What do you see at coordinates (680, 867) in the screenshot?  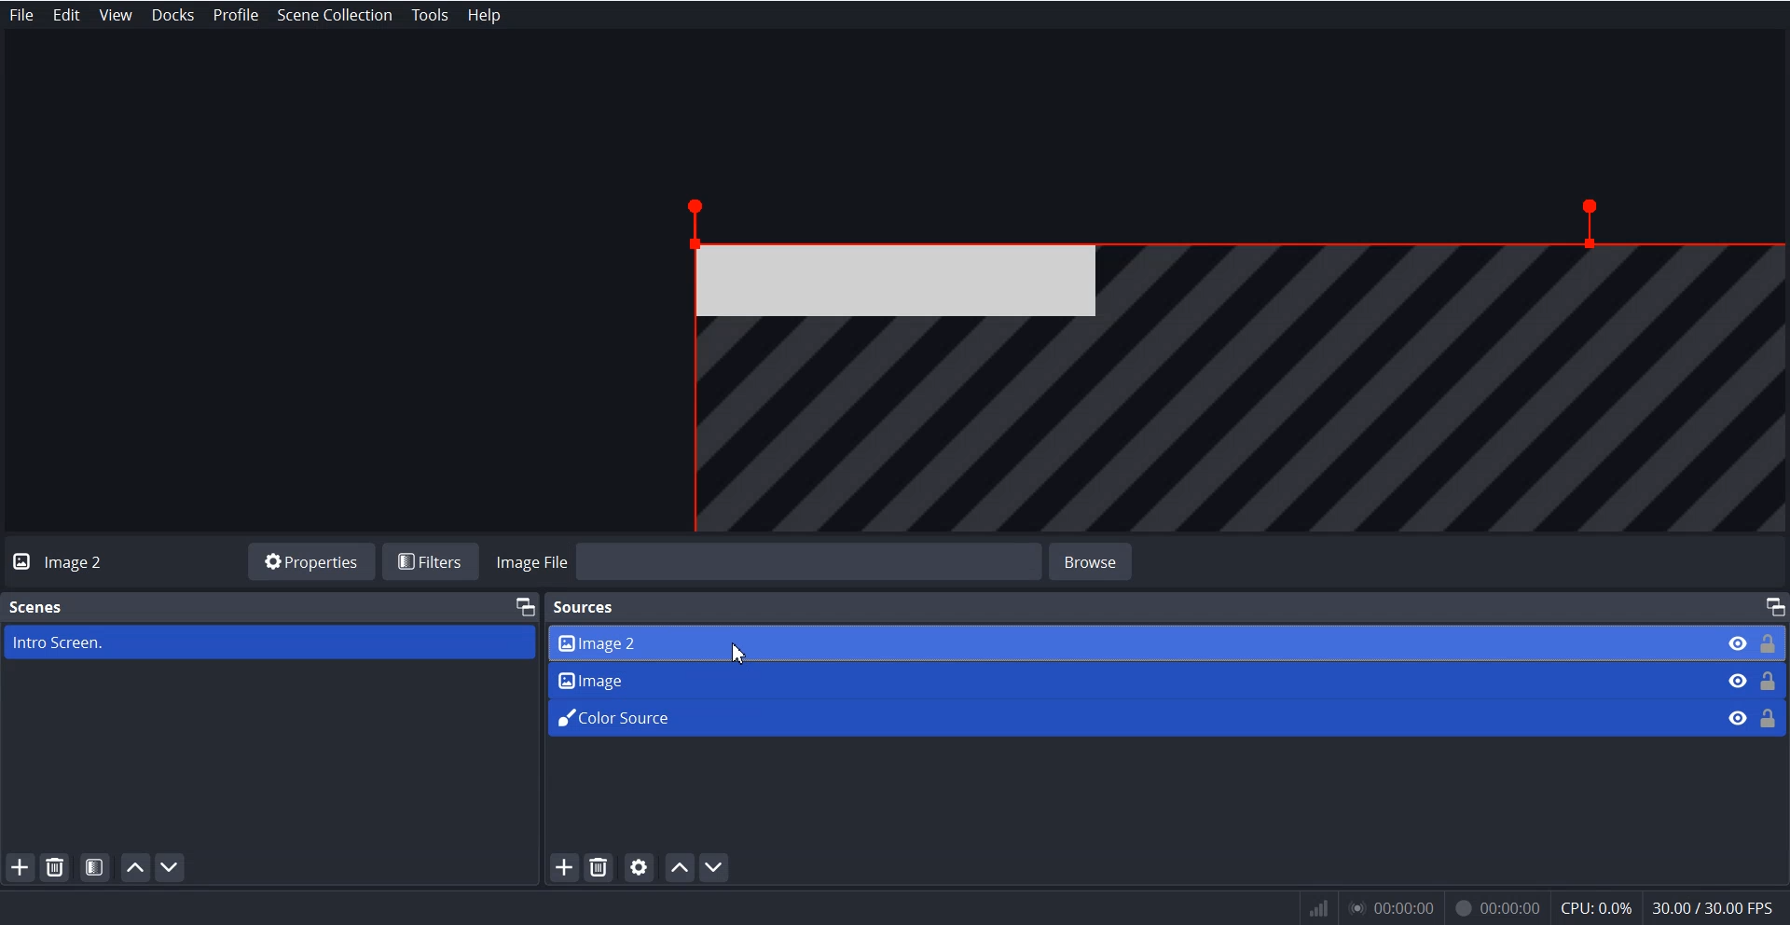 I see `Move Source Up` at bounding box center [680, 867].